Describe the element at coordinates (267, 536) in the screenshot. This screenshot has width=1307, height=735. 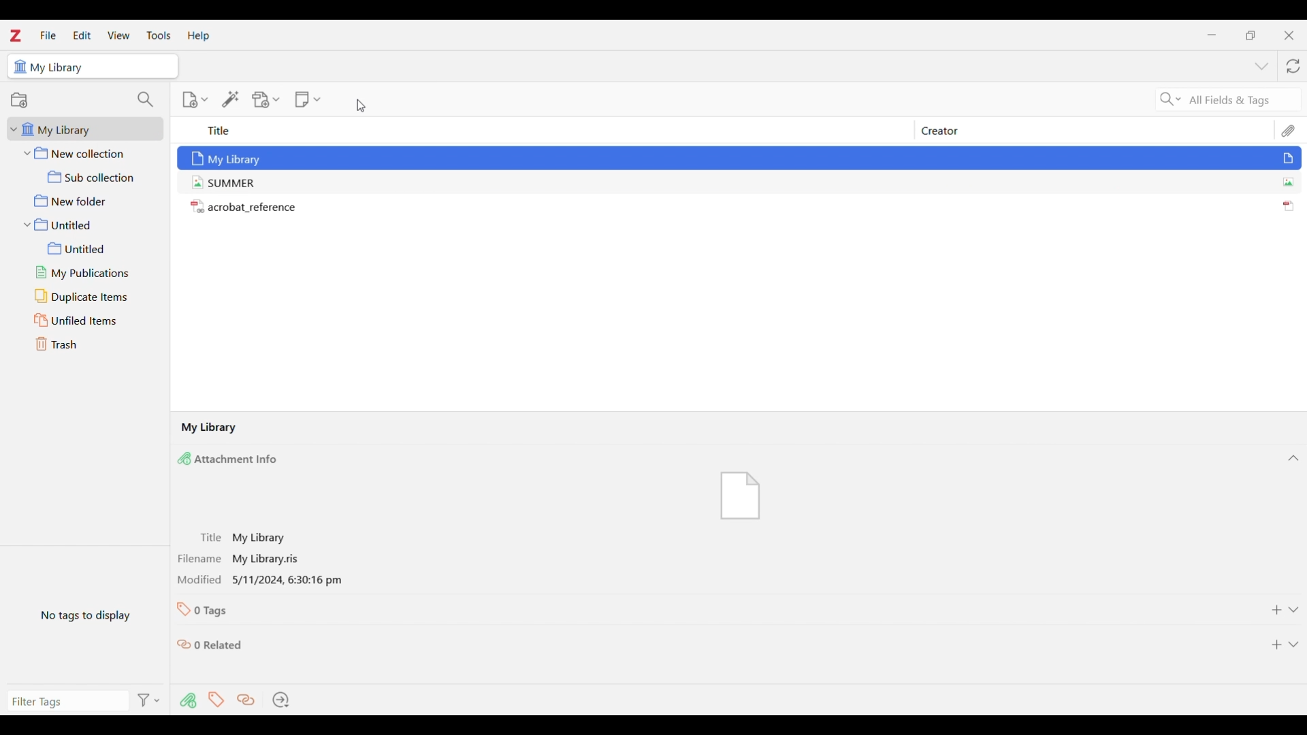
I see `Title: My library` at that location.